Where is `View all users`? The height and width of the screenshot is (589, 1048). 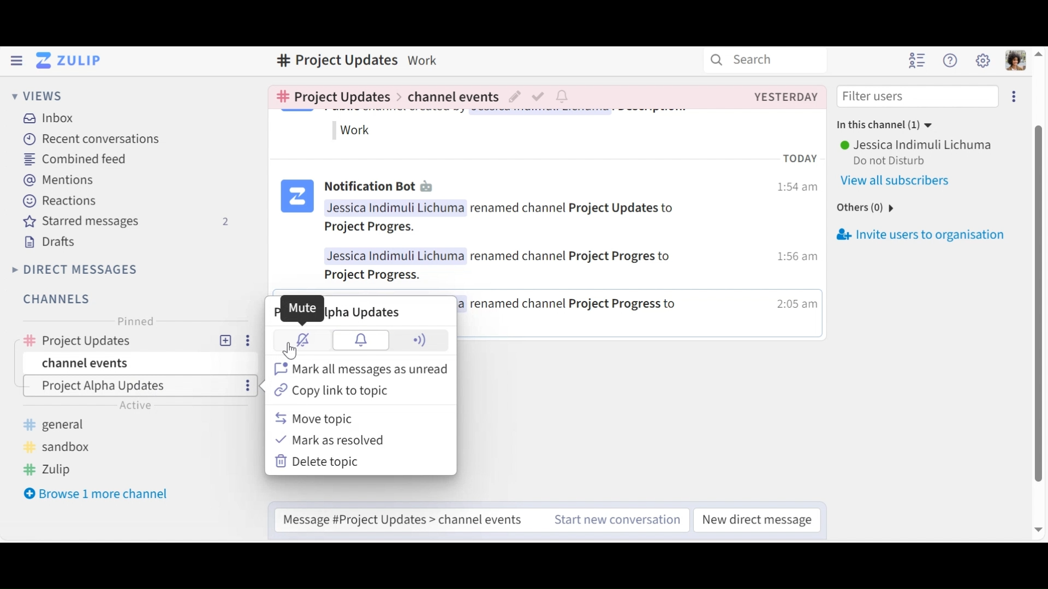
View all users is located at coordinates (903, 181).